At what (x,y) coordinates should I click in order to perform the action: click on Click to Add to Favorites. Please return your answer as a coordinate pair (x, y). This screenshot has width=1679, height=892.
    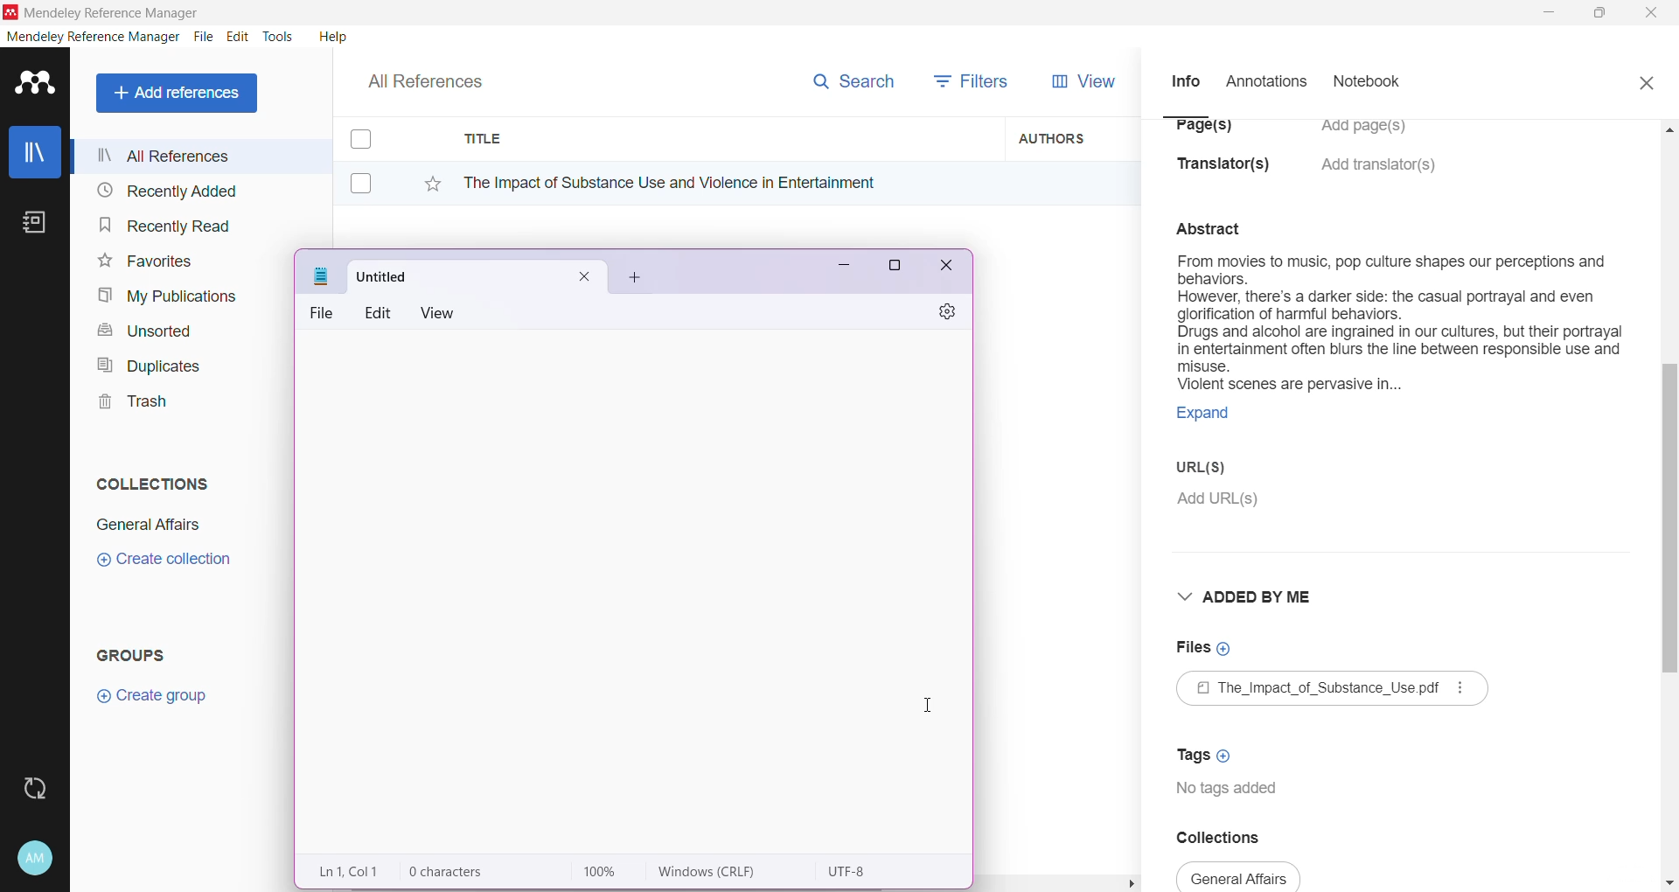
    Looking at the image, I should click on (423, 180).